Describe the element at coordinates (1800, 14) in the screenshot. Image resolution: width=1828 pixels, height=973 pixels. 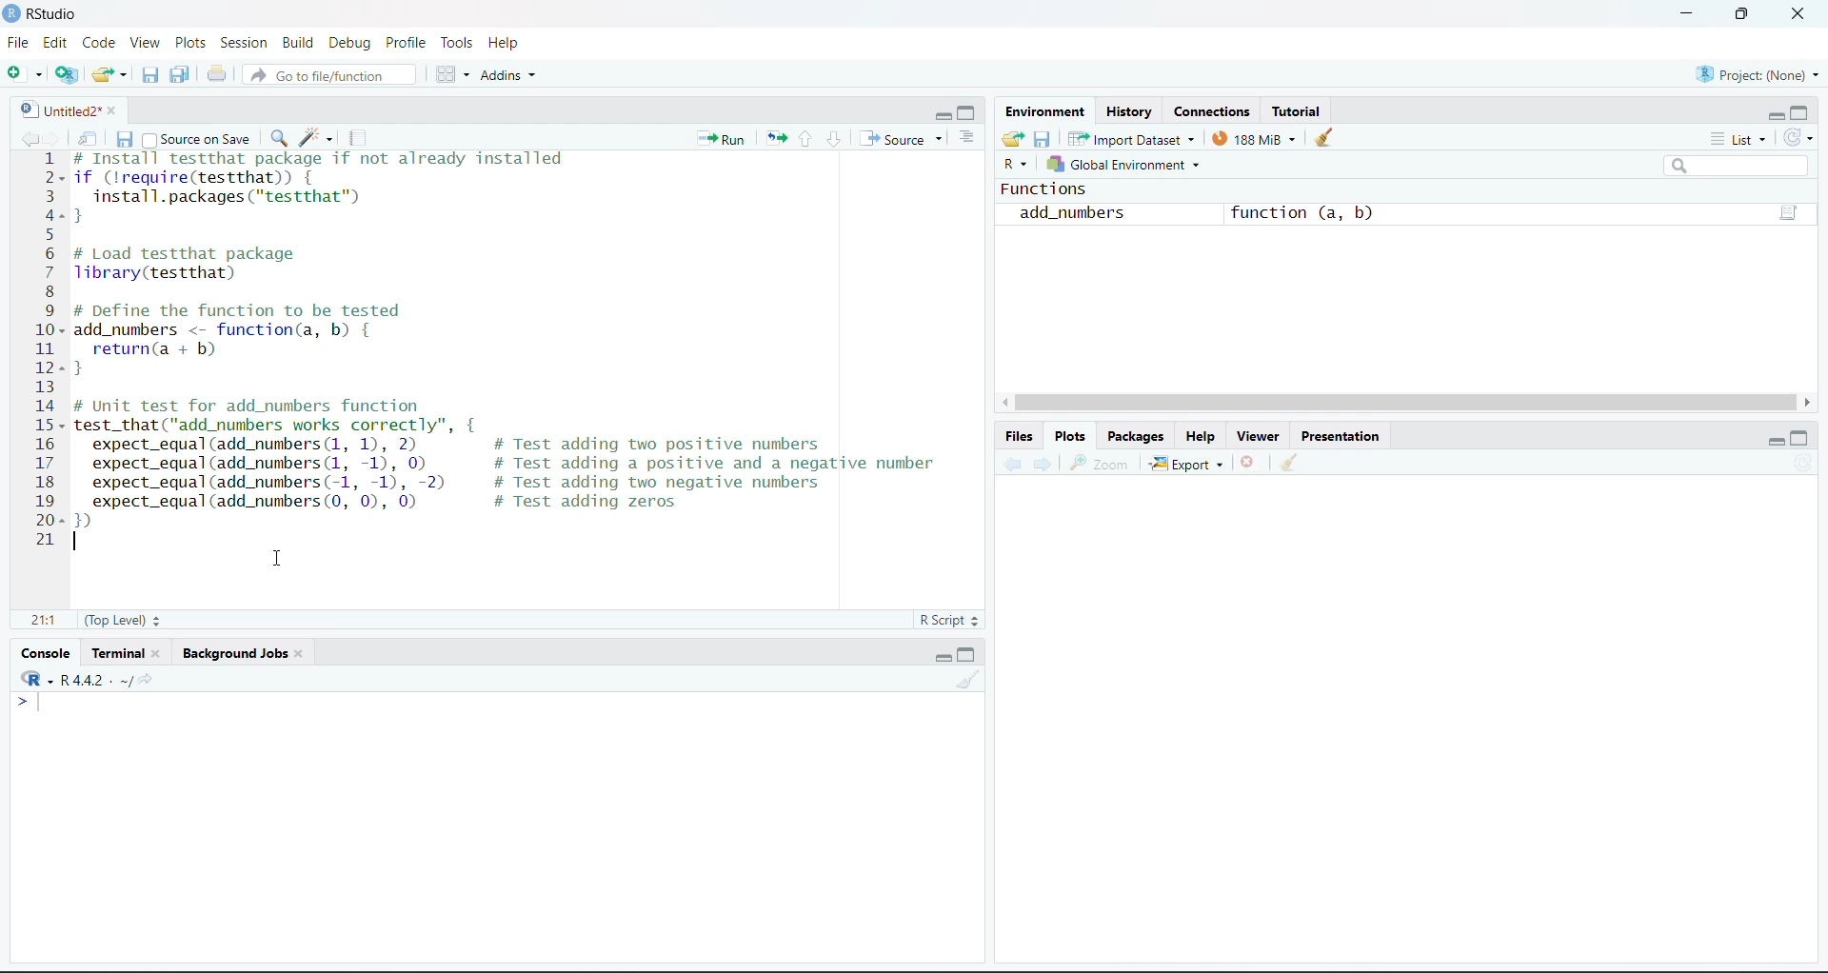
I see `close` at that location.